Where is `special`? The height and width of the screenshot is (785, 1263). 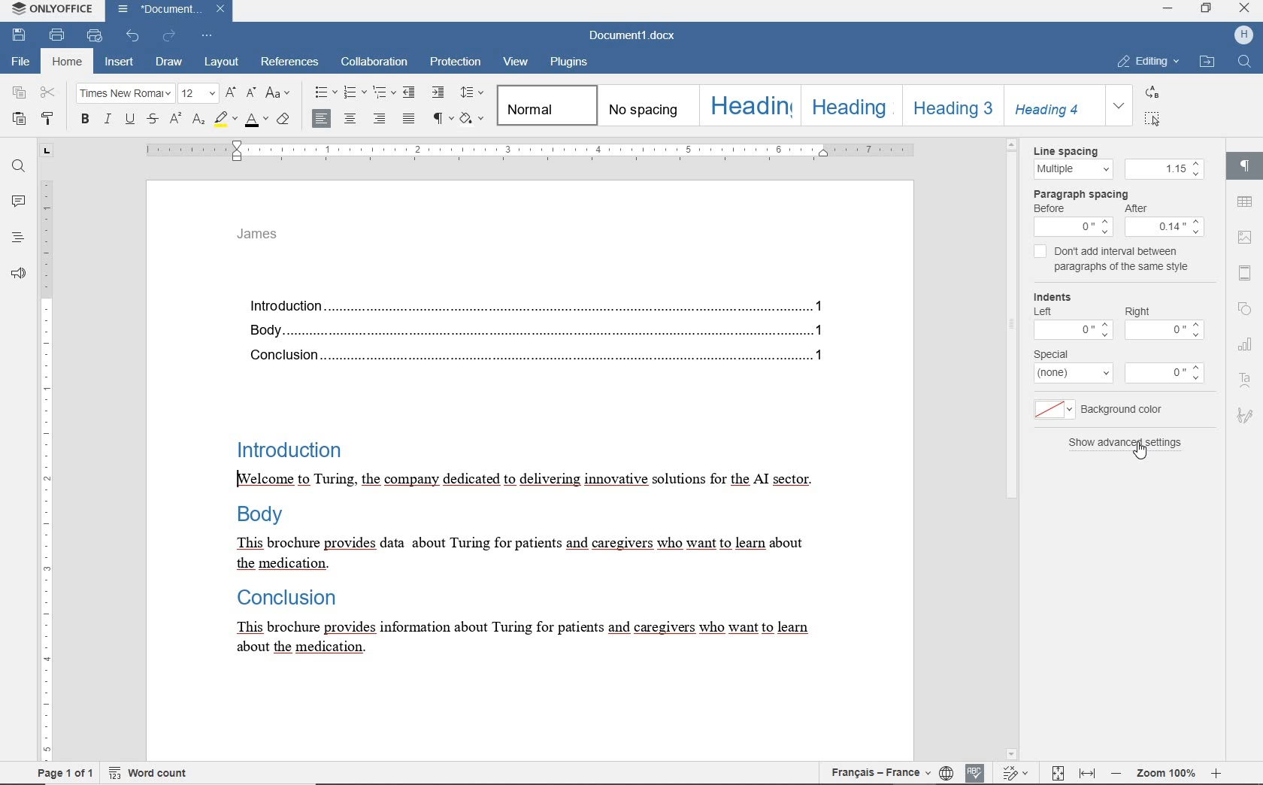 special is located at coordinates (1052, 353).